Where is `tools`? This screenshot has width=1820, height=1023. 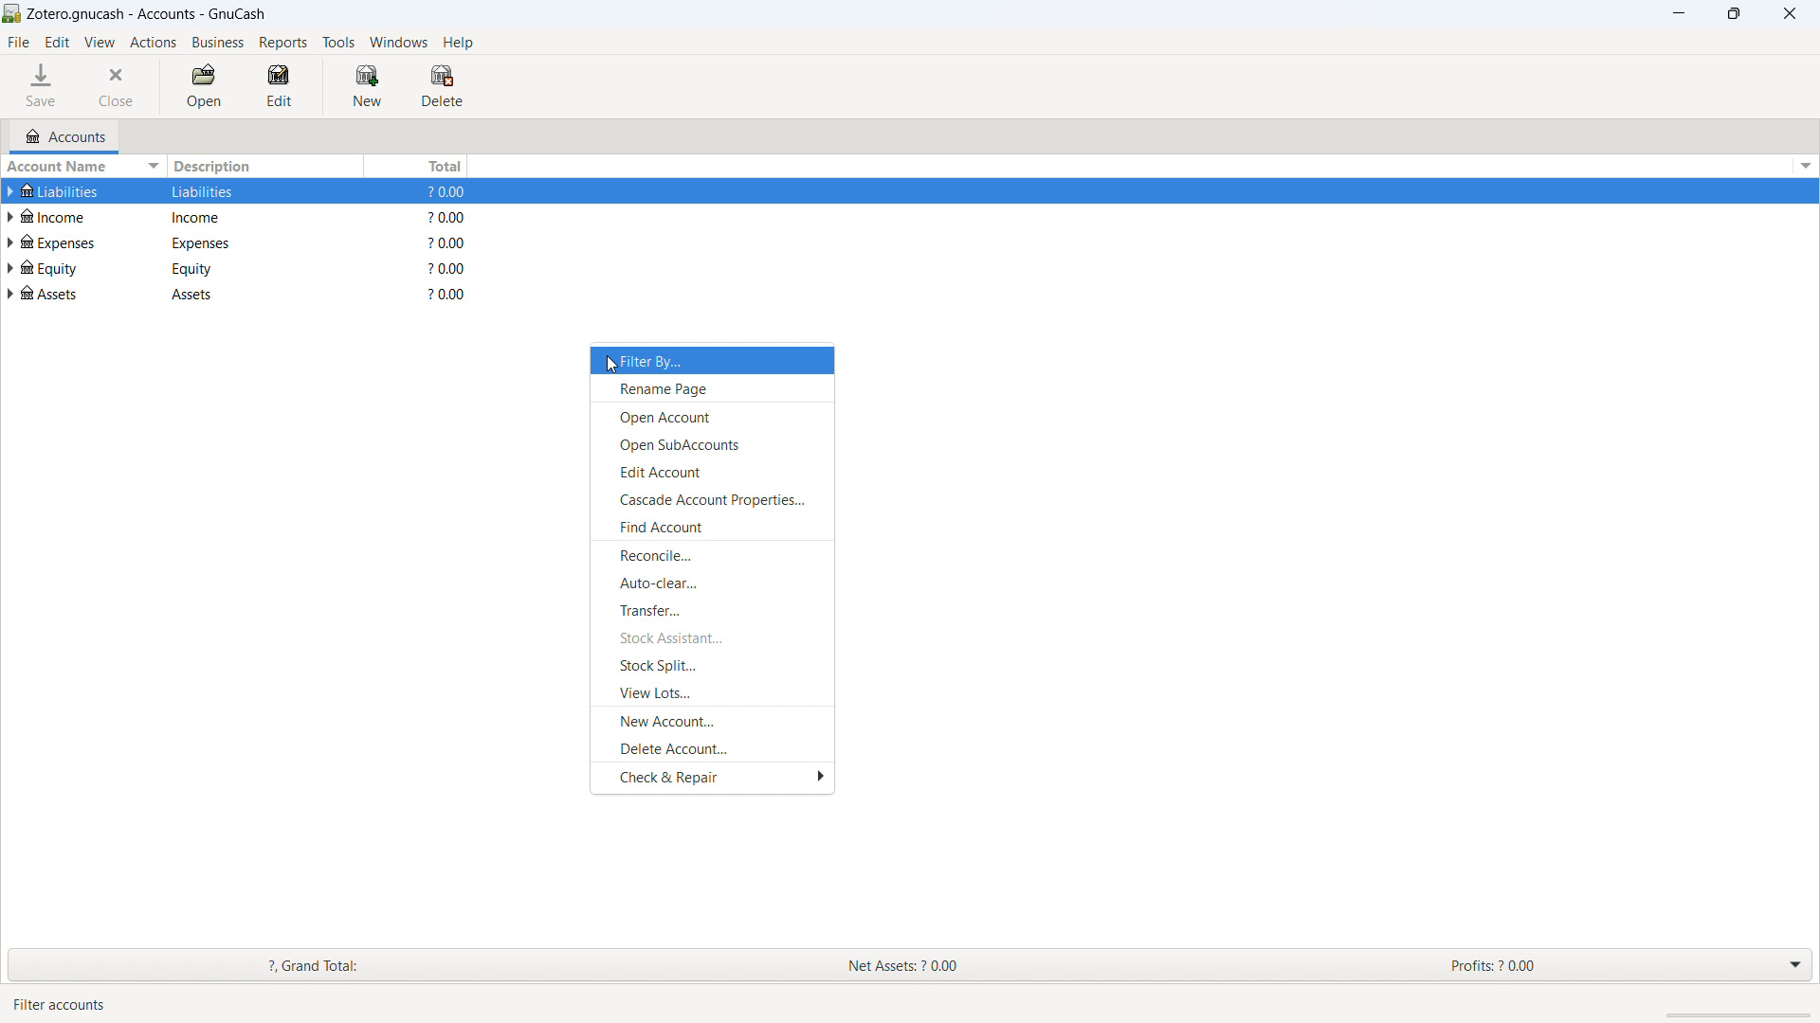 tools is located at coordinates (338, 43).